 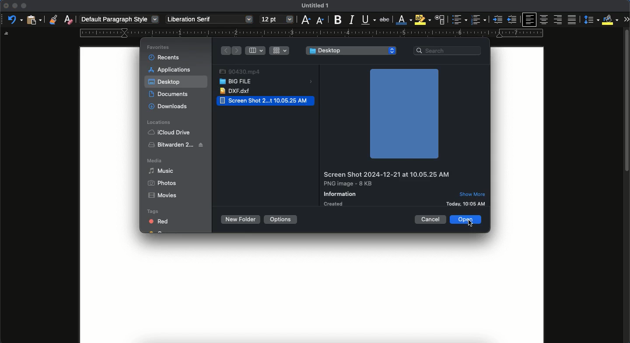 What do you see at coordinates (311, 33) in the screenshot?
I see `guide` at bounding box center [311, 33].